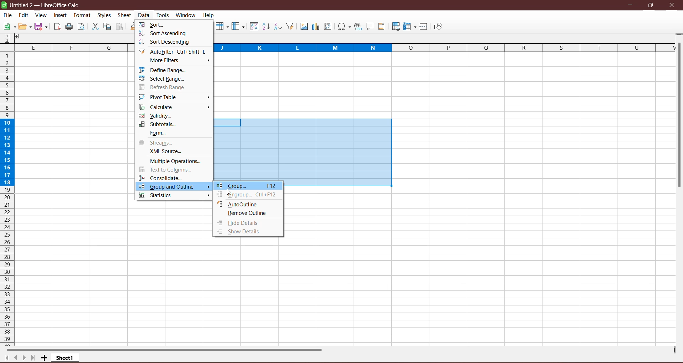 The height and width of the screenshot is (363, 683). I want to click on Validity, so click(156, 115).